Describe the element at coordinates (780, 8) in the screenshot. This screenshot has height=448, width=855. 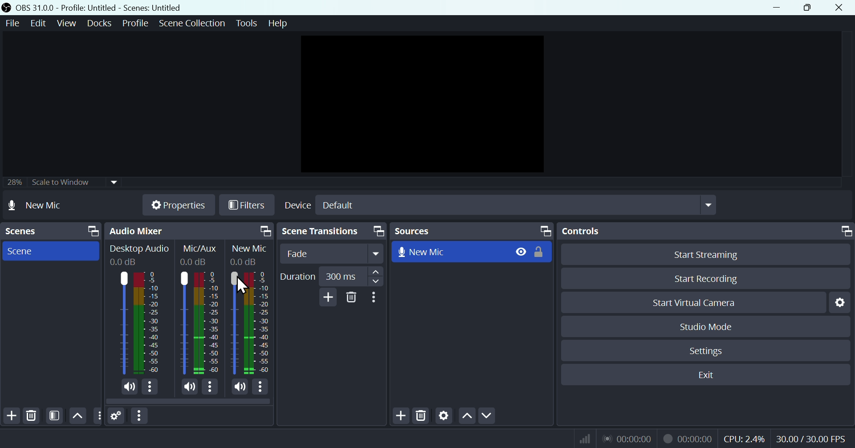
I see `minimize` at that location.